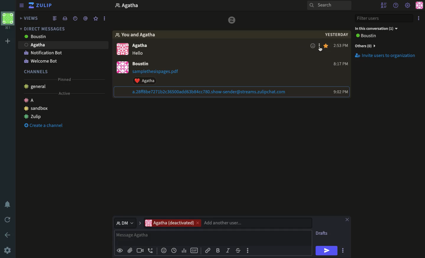 The width and height of the screenshot is (425, 258). What do you see at coordinates (420, 5) in the screenshot?
I see `Profile` at bounding box center [420, 5].